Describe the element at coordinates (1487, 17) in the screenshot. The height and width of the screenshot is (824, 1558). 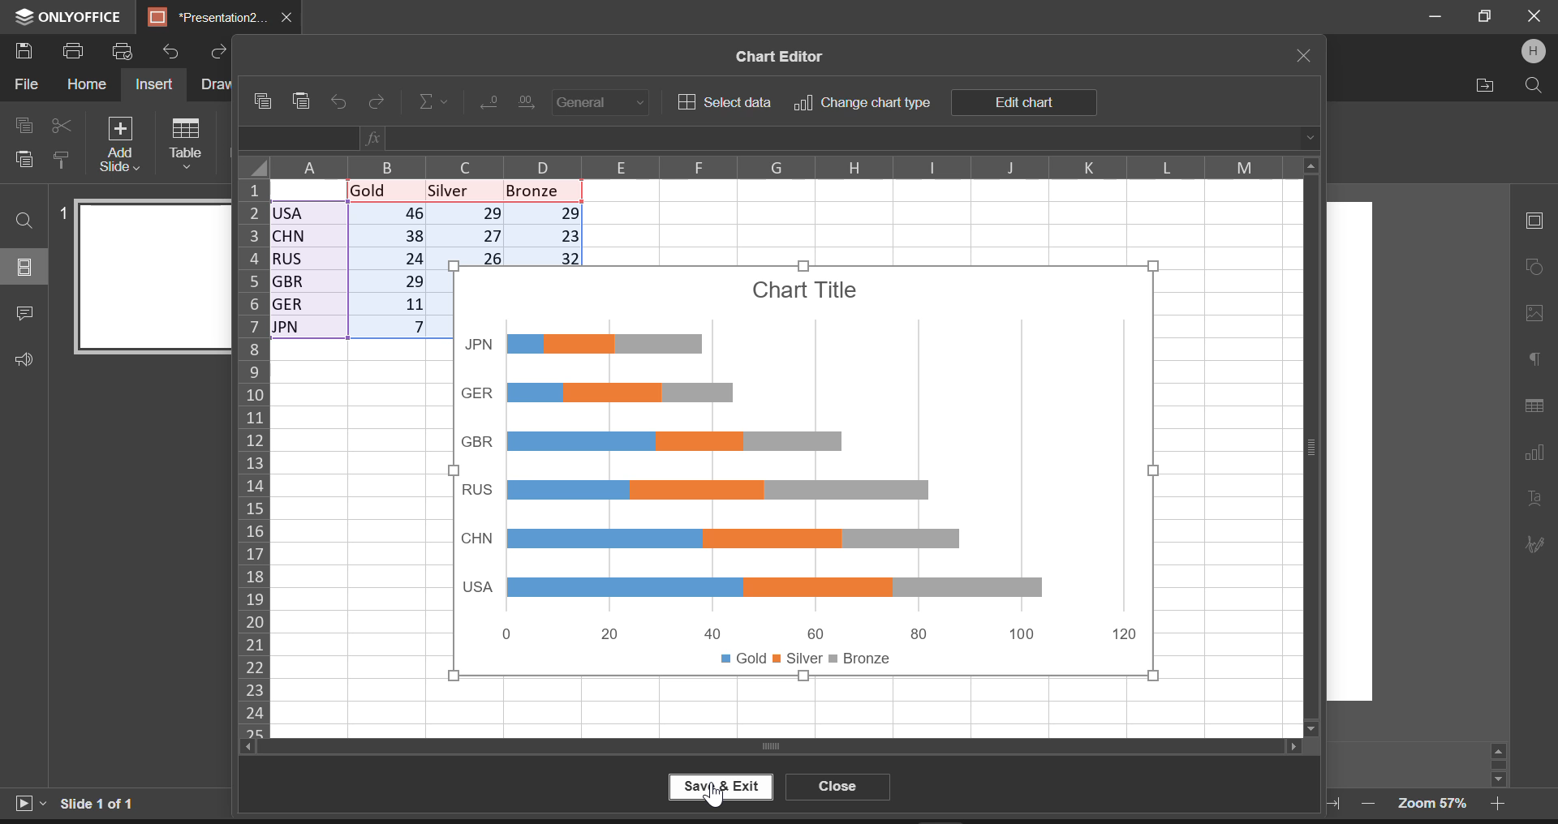
I see `Minimize` at that location.